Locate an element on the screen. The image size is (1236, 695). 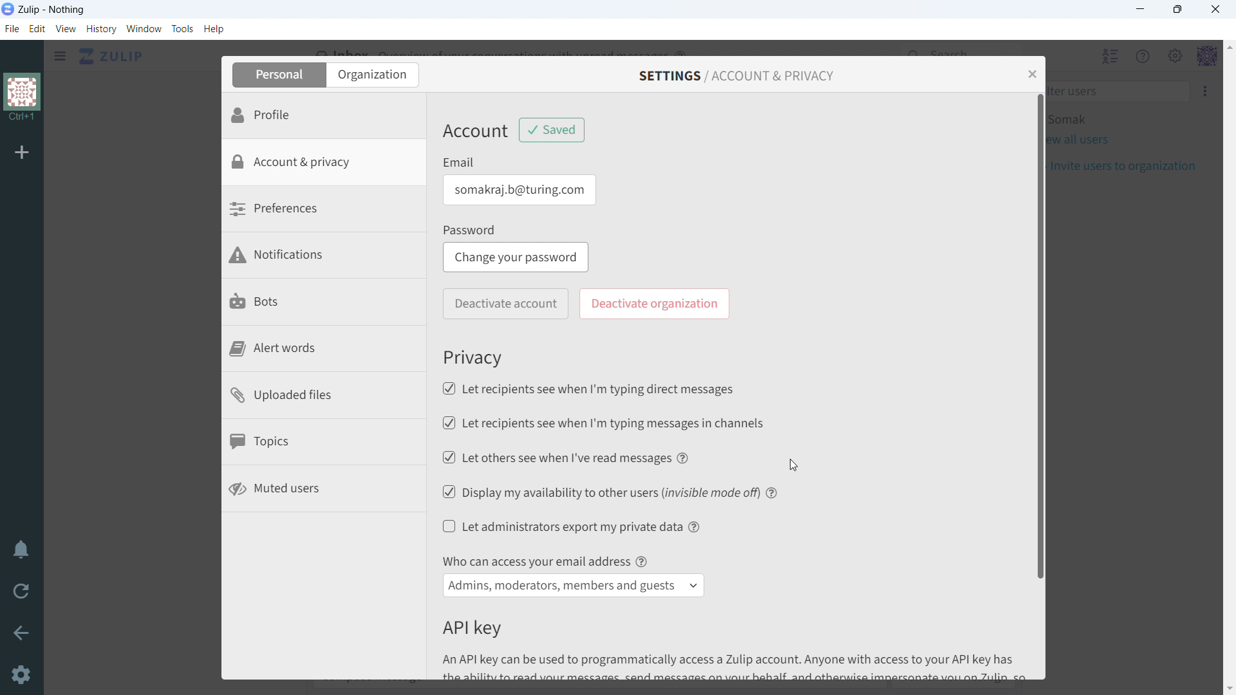
changes saved is located at coordinates (550, 130).